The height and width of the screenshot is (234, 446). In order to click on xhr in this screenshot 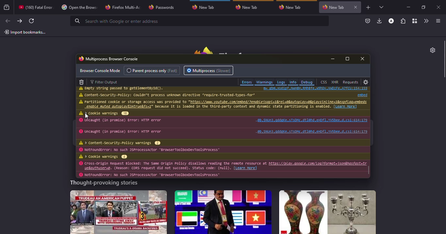, I will do `click(335, 82)`.